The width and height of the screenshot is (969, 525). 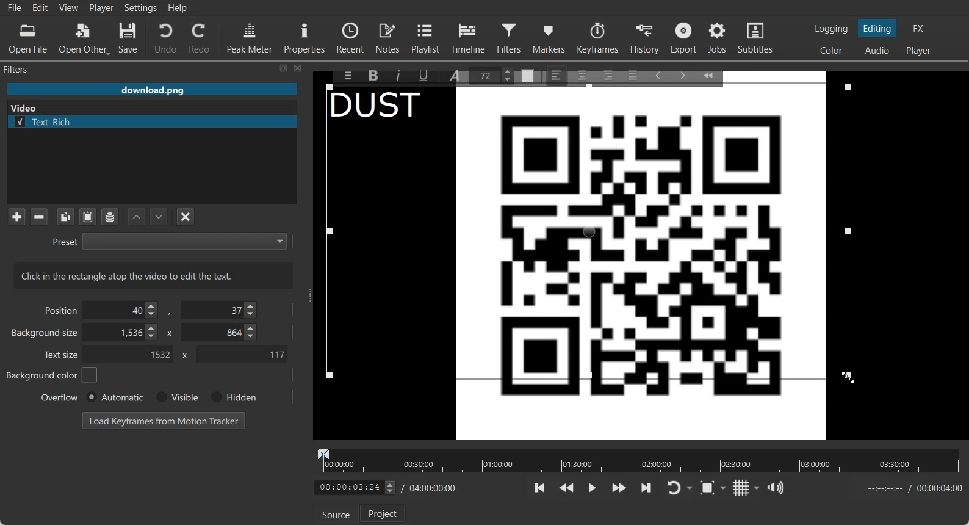 I want to click on Play Quickly Forward, so click(x=619, y=488).